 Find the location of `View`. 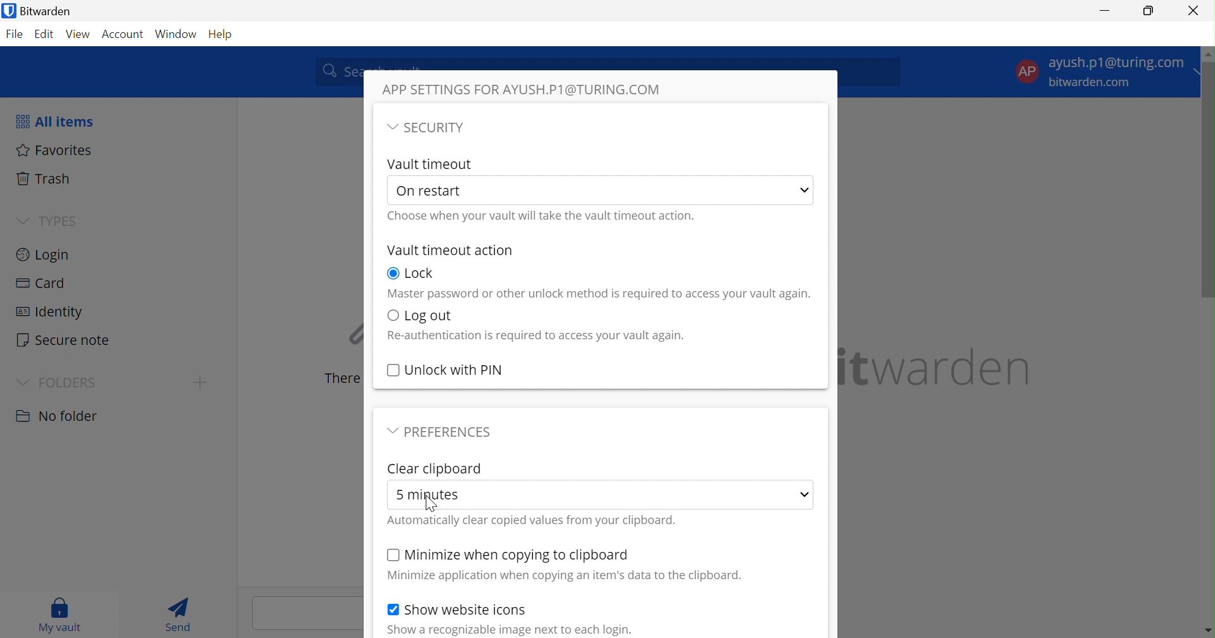

View is located at coordinates (79, 34).